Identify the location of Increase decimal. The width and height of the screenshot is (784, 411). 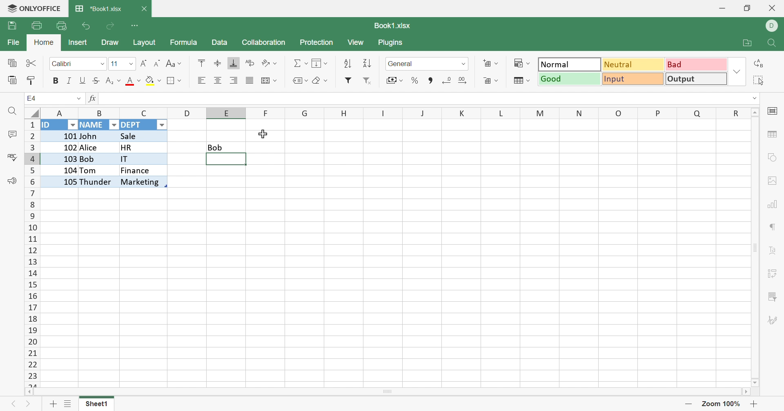
(464, 81).